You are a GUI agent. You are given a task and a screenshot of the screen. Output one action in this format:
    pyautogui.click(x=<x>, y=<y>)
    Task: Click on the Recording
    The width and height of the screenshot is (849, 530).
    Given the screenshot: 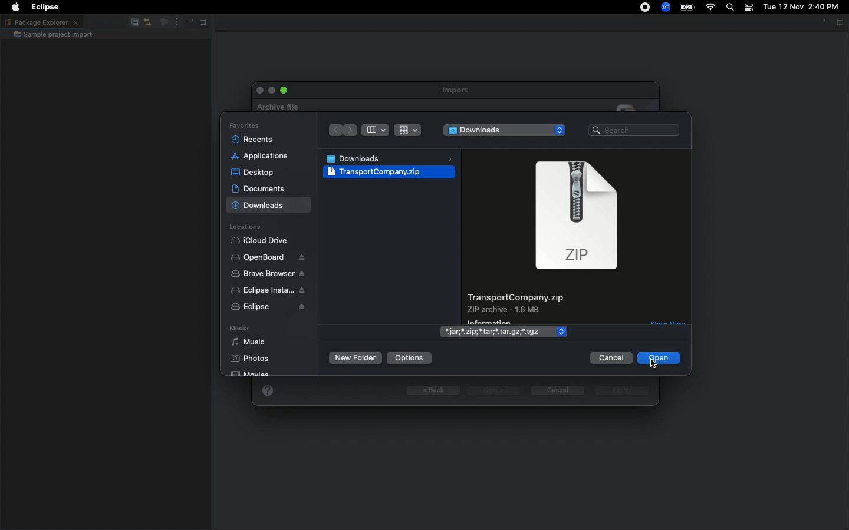 What is the action you would take?
    pyautogui.click(x=640, y=8)
    